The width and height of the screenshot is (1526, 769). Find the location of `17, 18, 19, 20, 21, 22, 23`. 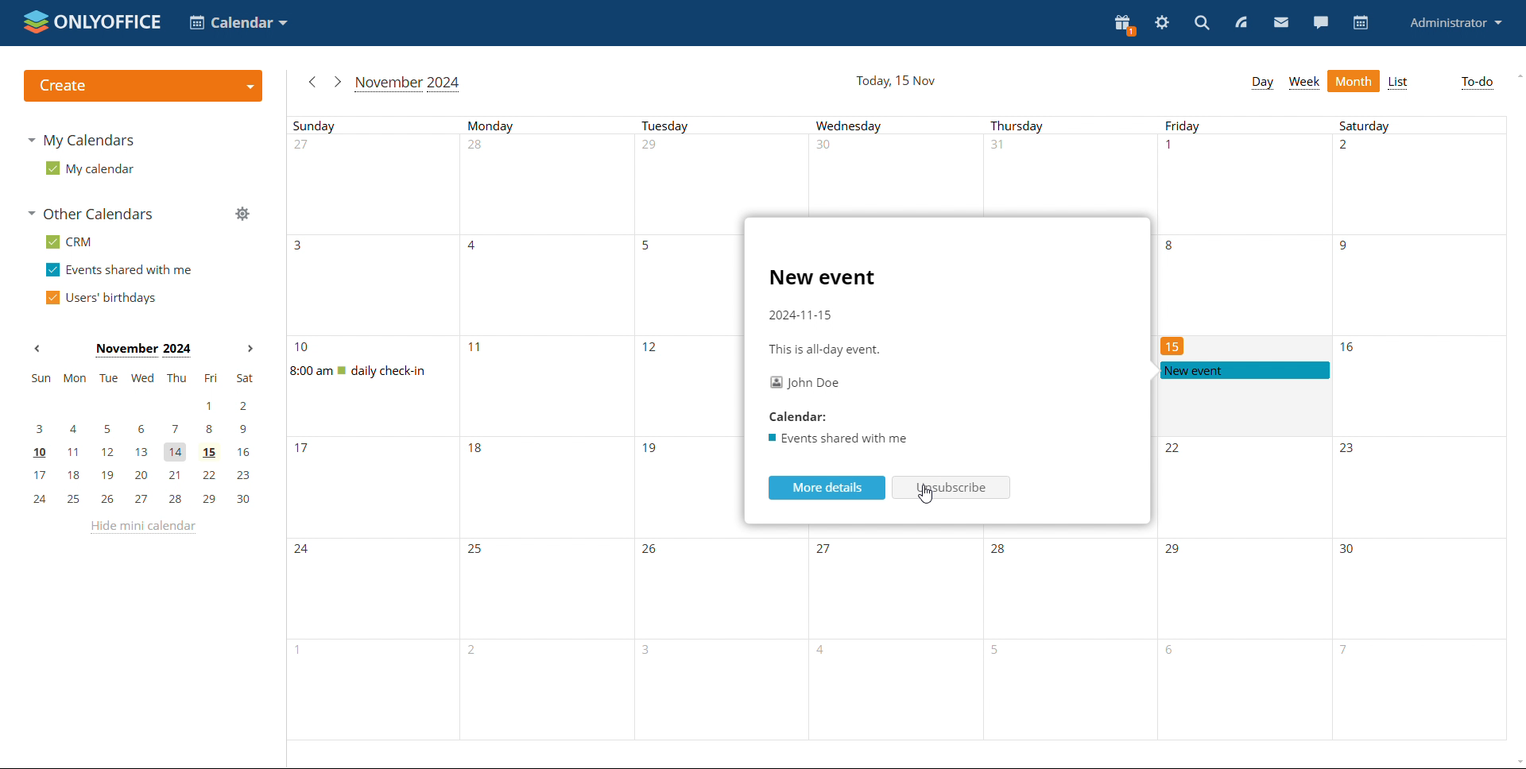

17, 18, 19, 20, 21, 22, 23 is located at coordinates (145, 473).